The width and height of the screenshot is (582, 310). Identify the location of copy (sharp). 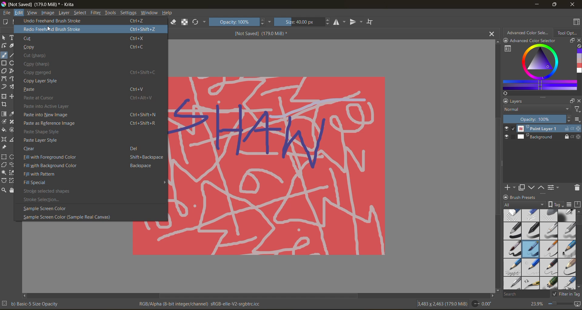
(42, 64).